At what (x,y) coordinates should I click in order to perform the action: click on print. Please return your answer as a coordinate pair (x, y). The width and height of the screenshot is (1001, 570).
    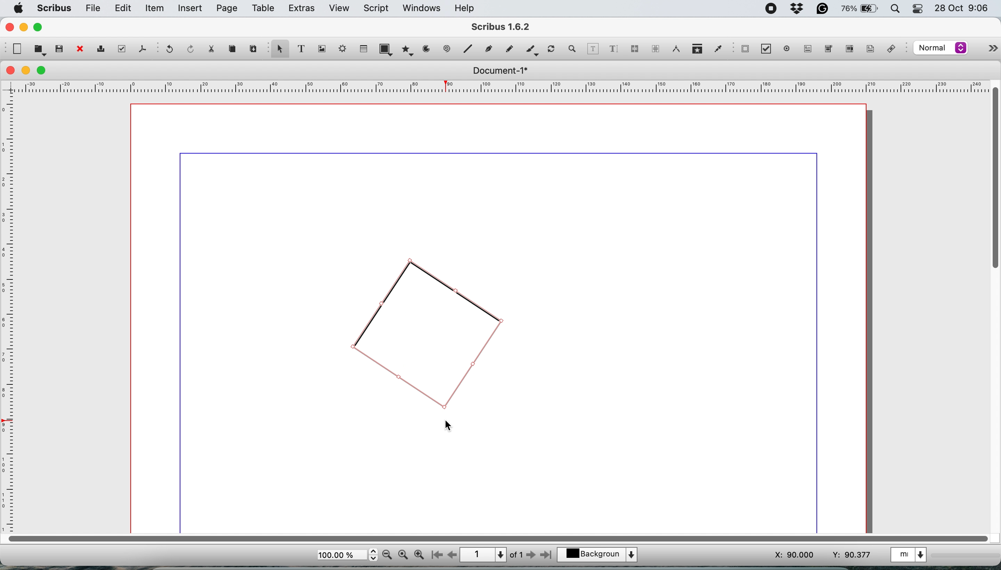
    Looking at the image, I should click on (104, 49).